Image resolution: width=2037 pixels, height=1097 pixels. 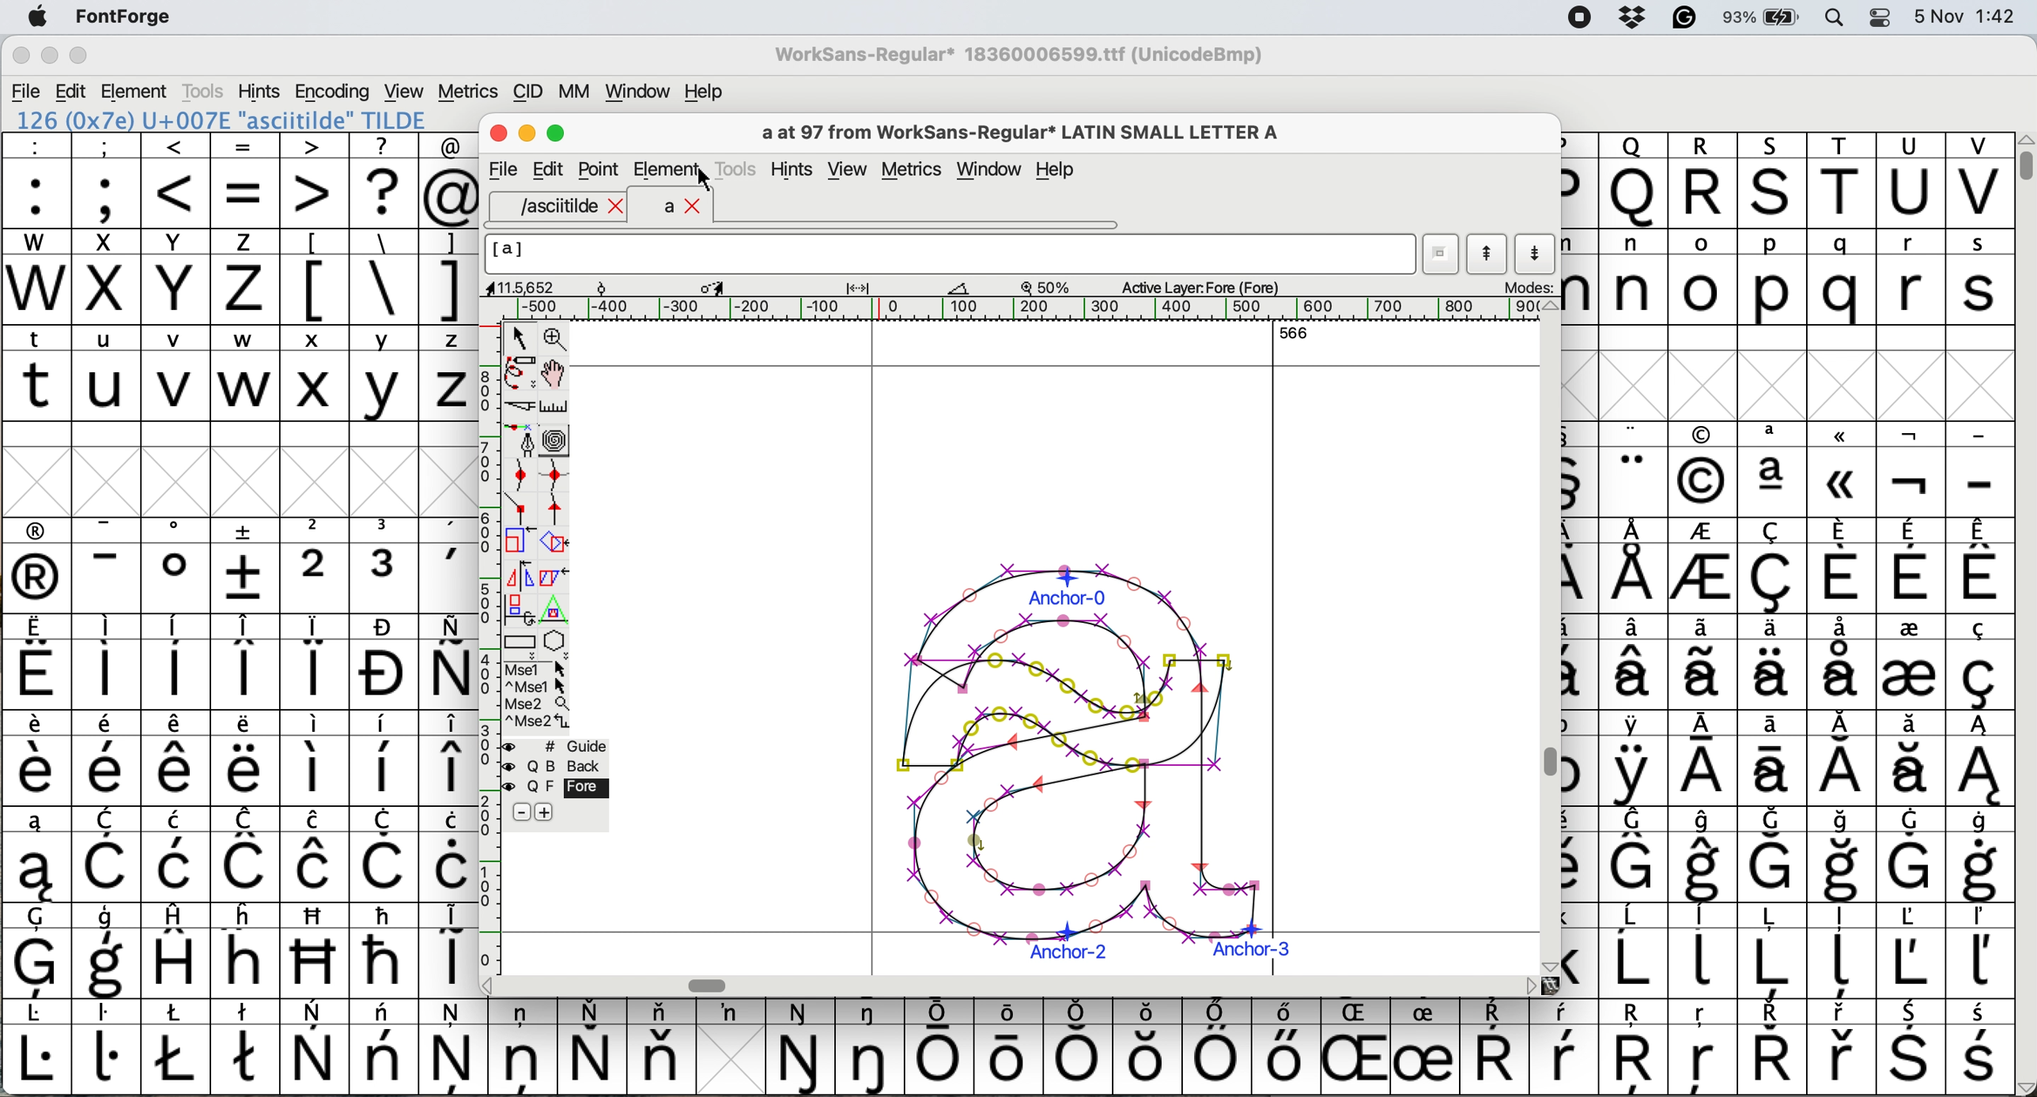 What do you see at coordinates (129, 18) in the screenshot?
I see `fontforge` at bounding box center [129, 18].